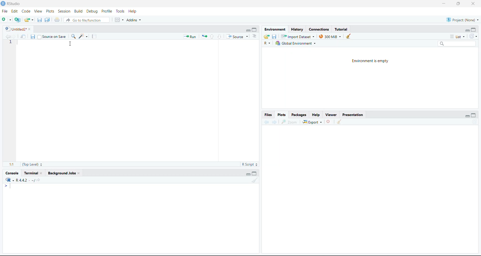 This screenshot has width=481, height=256. Describe the element at coordinates (255, 30) in the screenshot. I see `hide console` at that location.